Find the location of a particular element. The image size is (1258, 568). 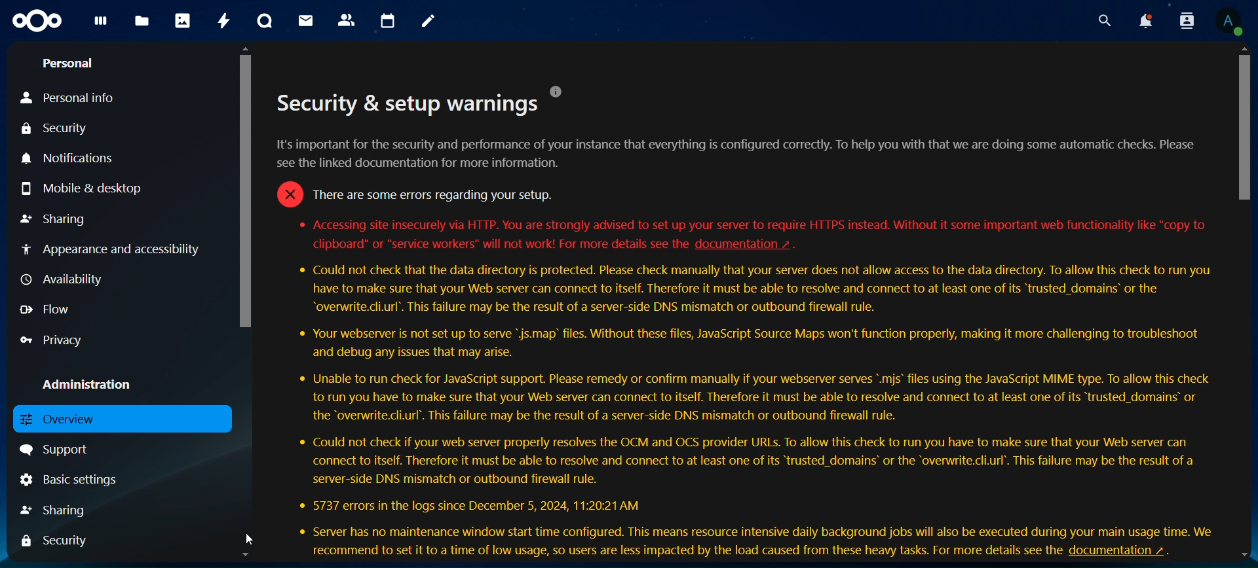

overview is located at coordinates (121, 419).